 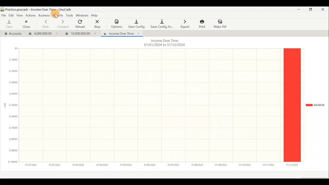 I want to click on Reload, so click(x=81, y=24).